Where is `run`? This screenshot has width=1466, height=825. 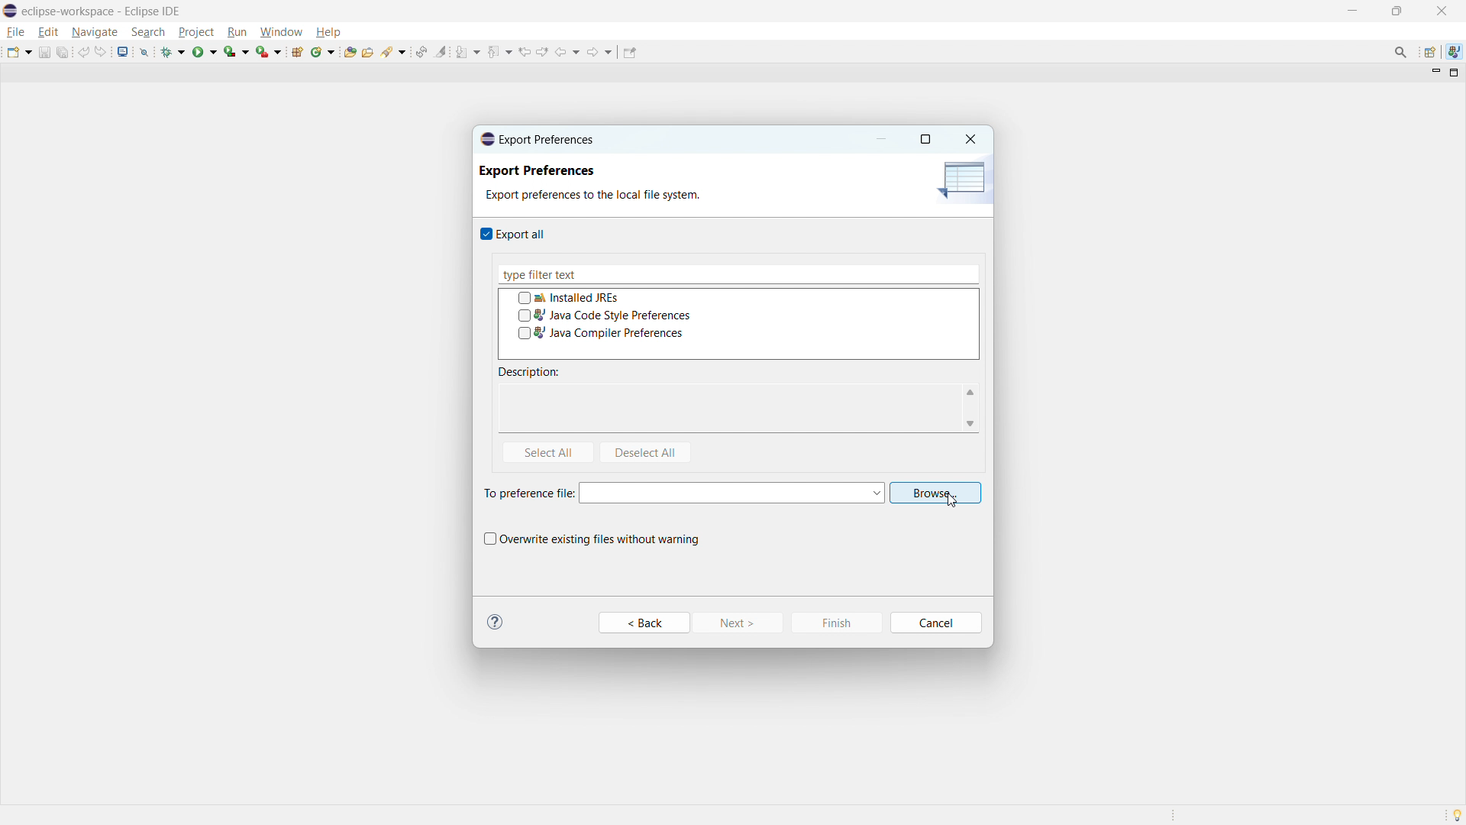
run is located at coordinates (237, 32).